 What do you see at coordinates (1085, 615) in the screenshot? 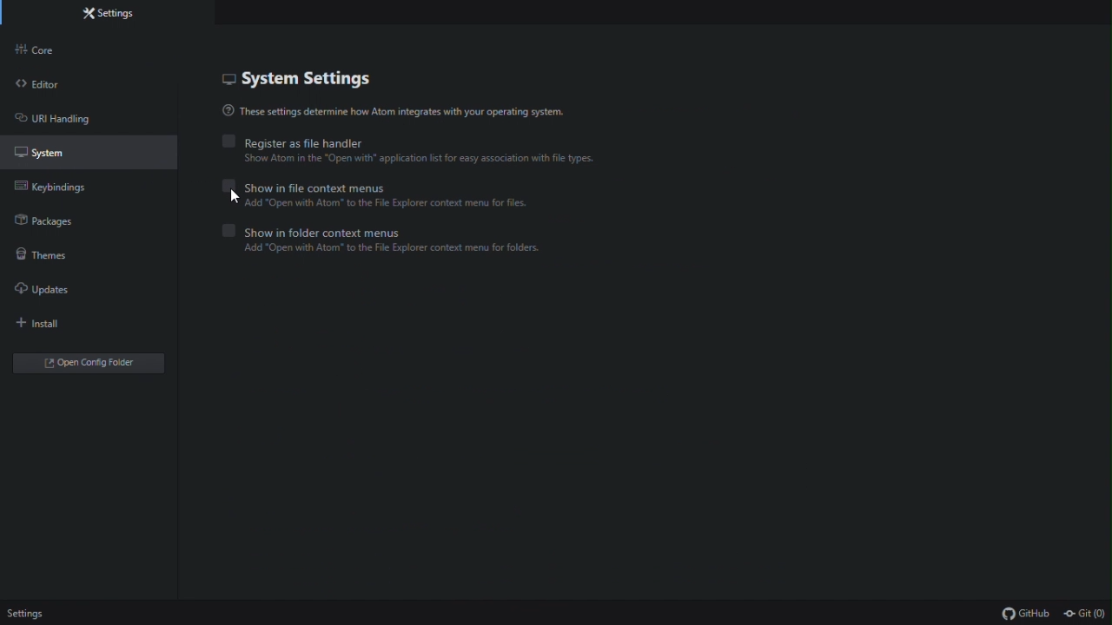
I see `git` at bounding box center [1085, 615].